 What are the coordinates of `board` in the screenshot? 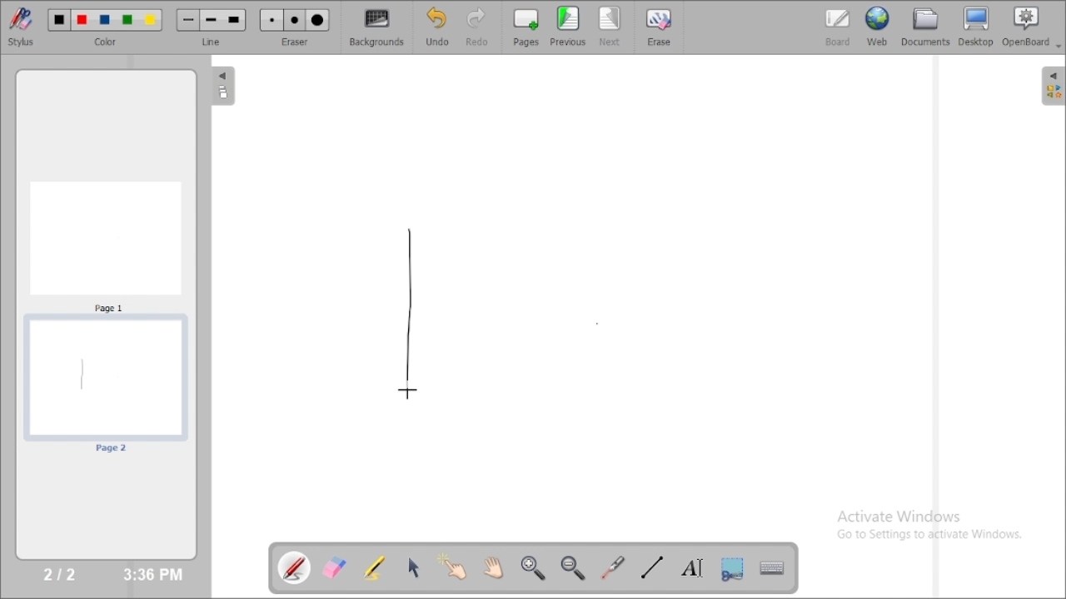 It's located at (838, 27).